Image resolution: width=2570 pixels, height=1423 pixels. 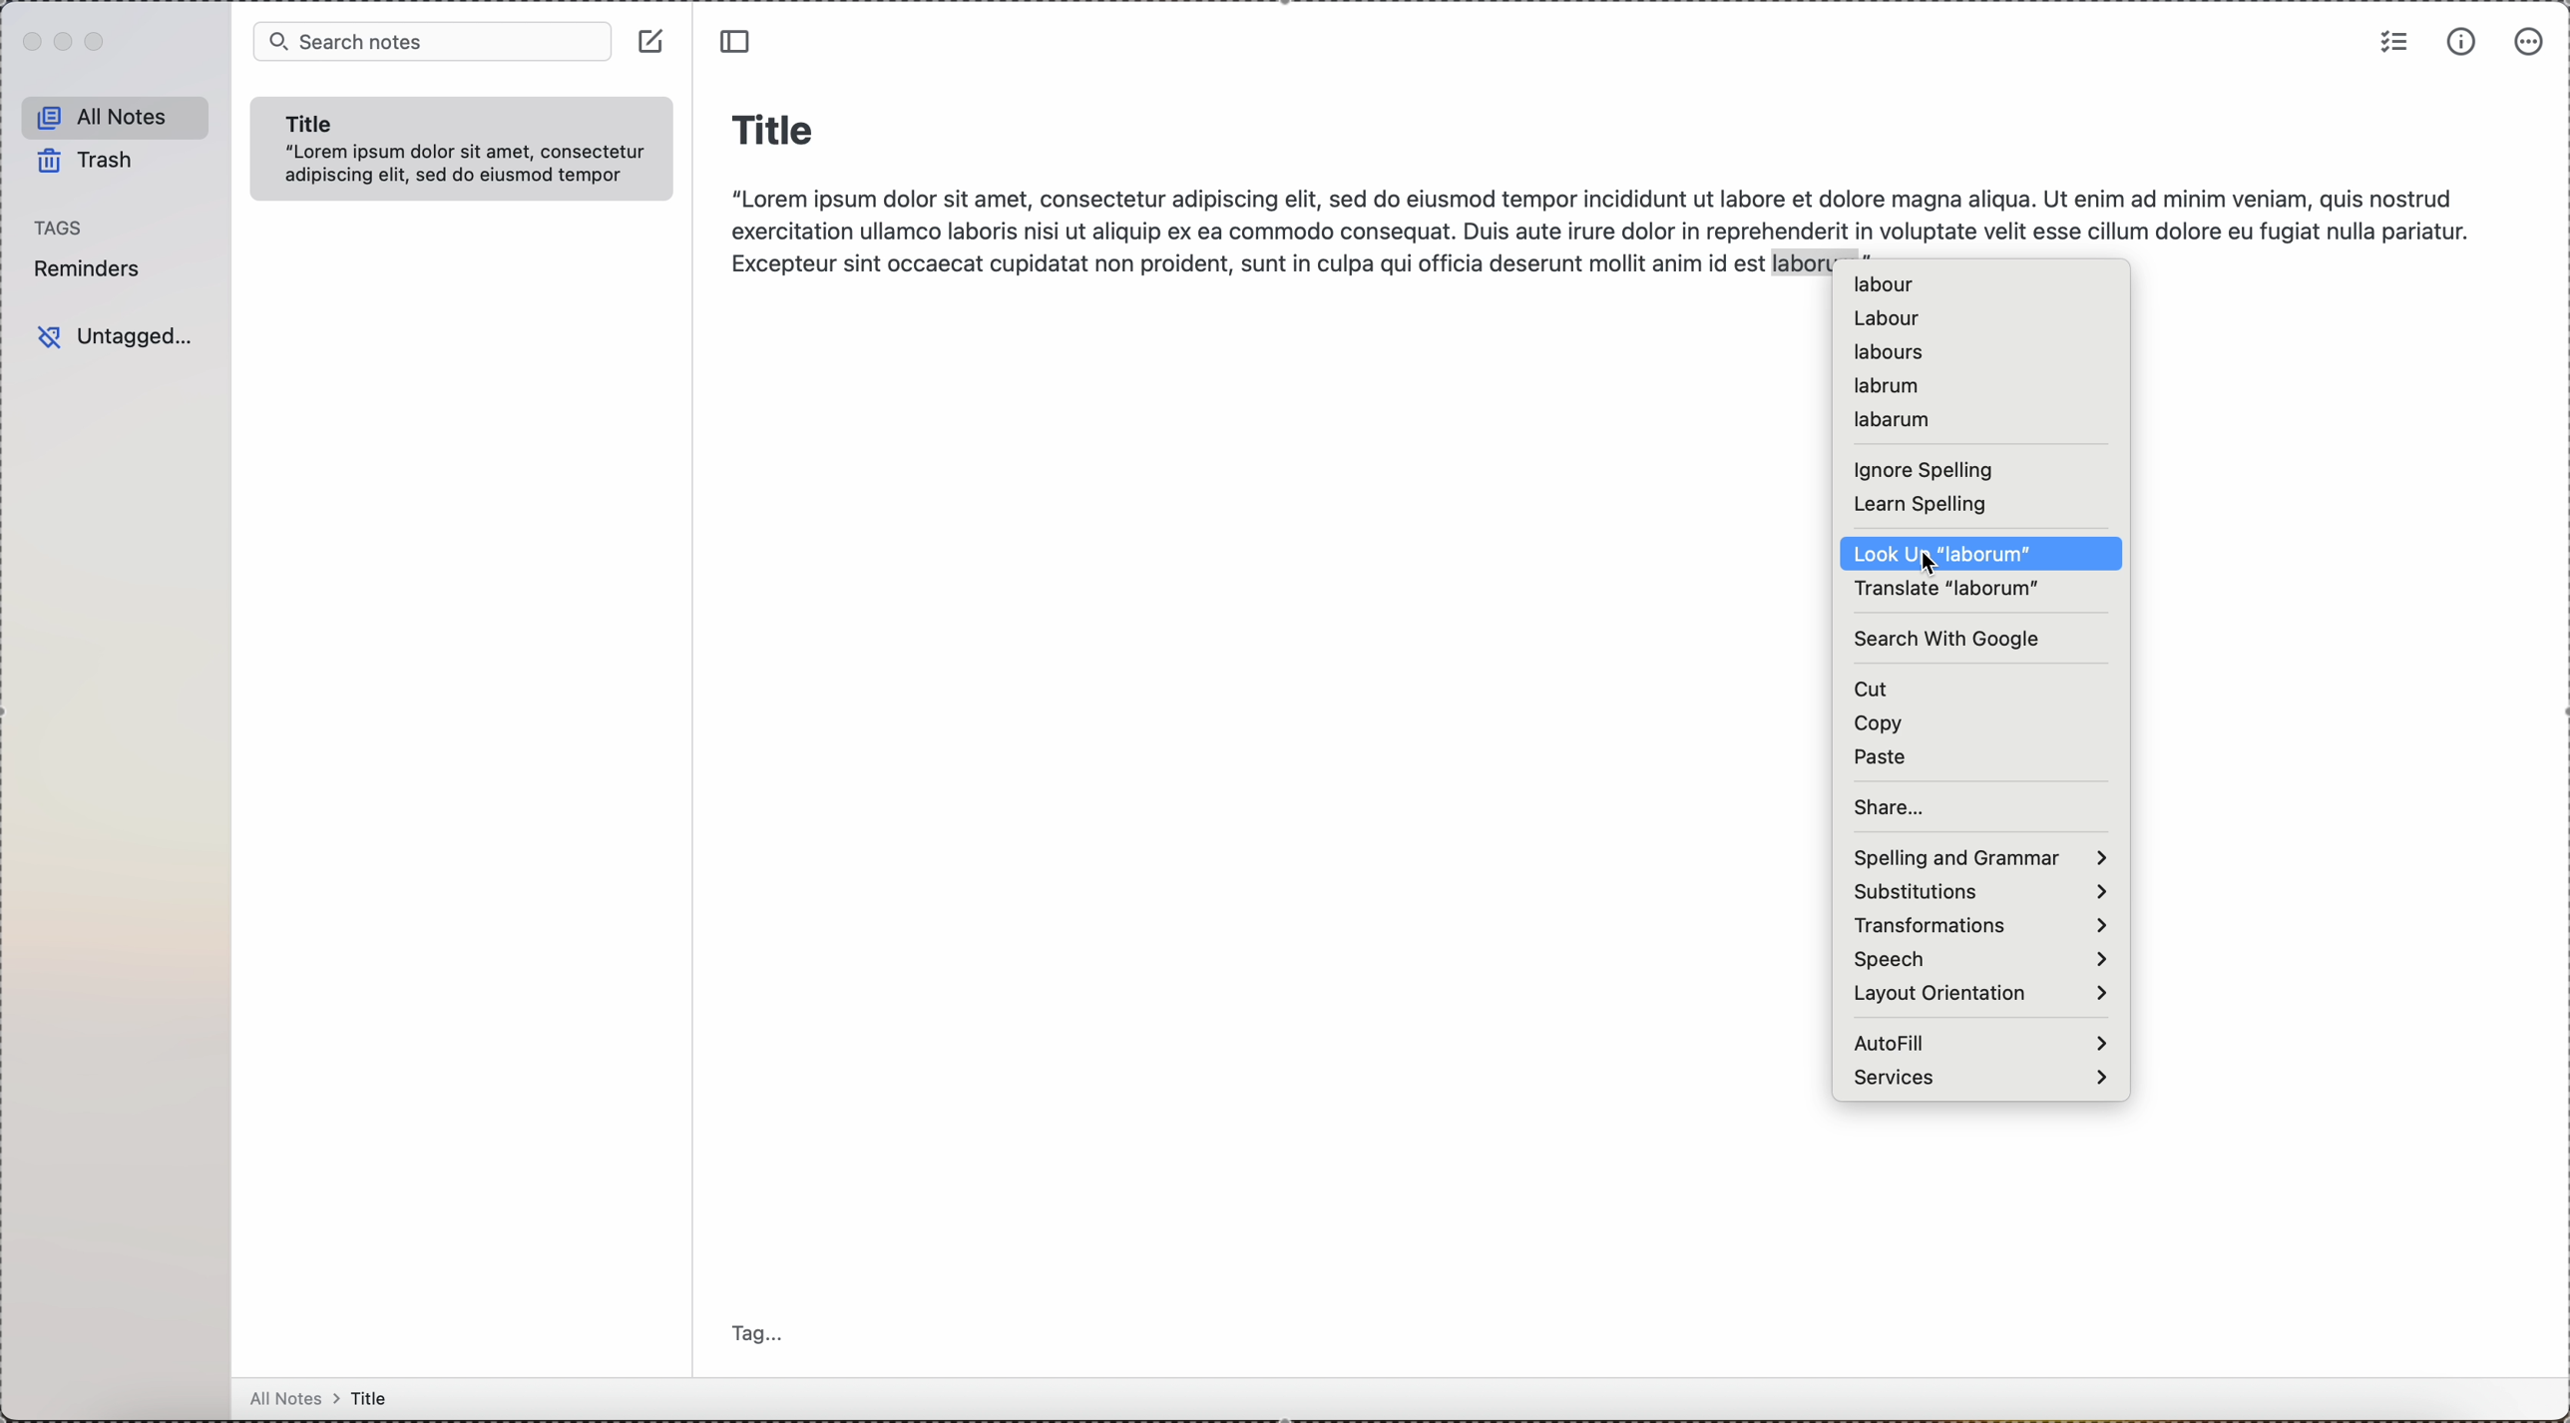 I want to click on autofill, so click(x=1979, y=1041).